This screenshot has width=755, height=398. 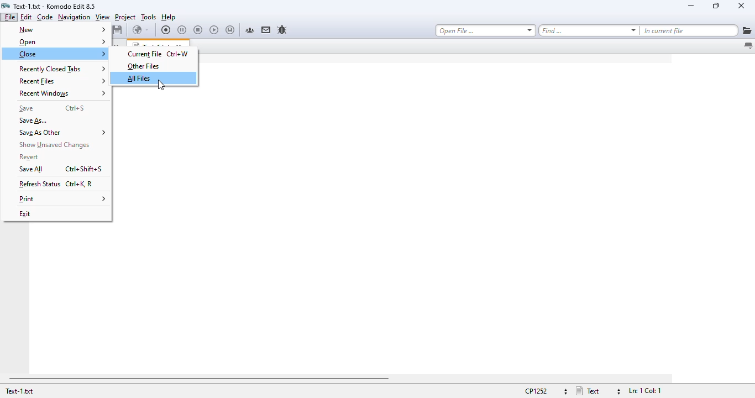 I want to click on new, so click(x=62, y=29).